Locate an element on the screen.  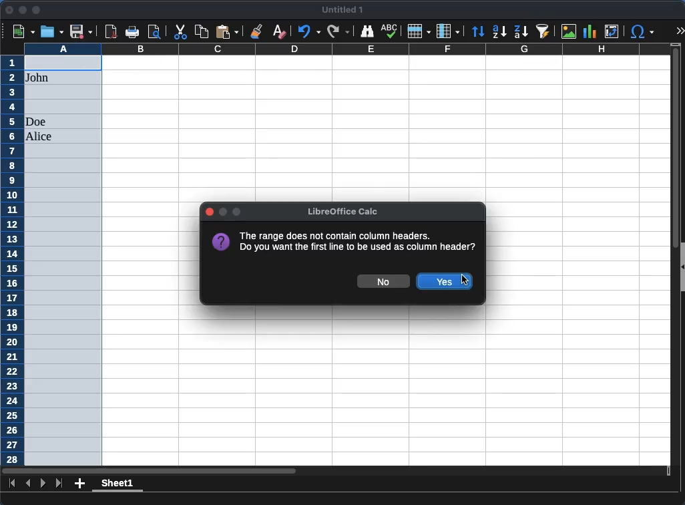
save is located at coordinates (80, 31).